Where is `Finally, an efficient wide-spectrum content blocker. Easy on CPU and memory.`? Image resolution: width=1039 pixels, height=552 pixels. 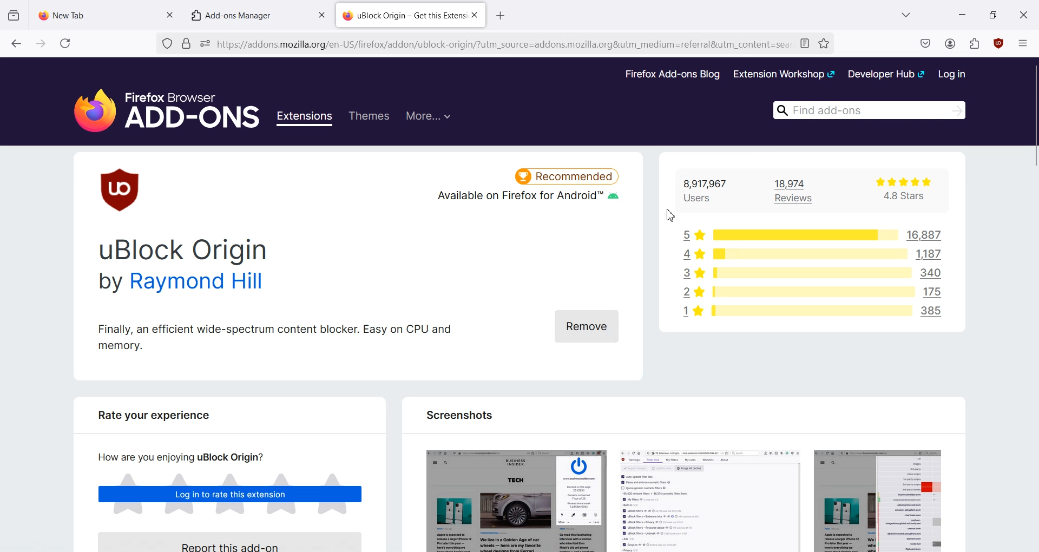
Finally, an efficient wide-spectrum content blocker. Easy on CPU and memory. is located at coordinates (275, 336).